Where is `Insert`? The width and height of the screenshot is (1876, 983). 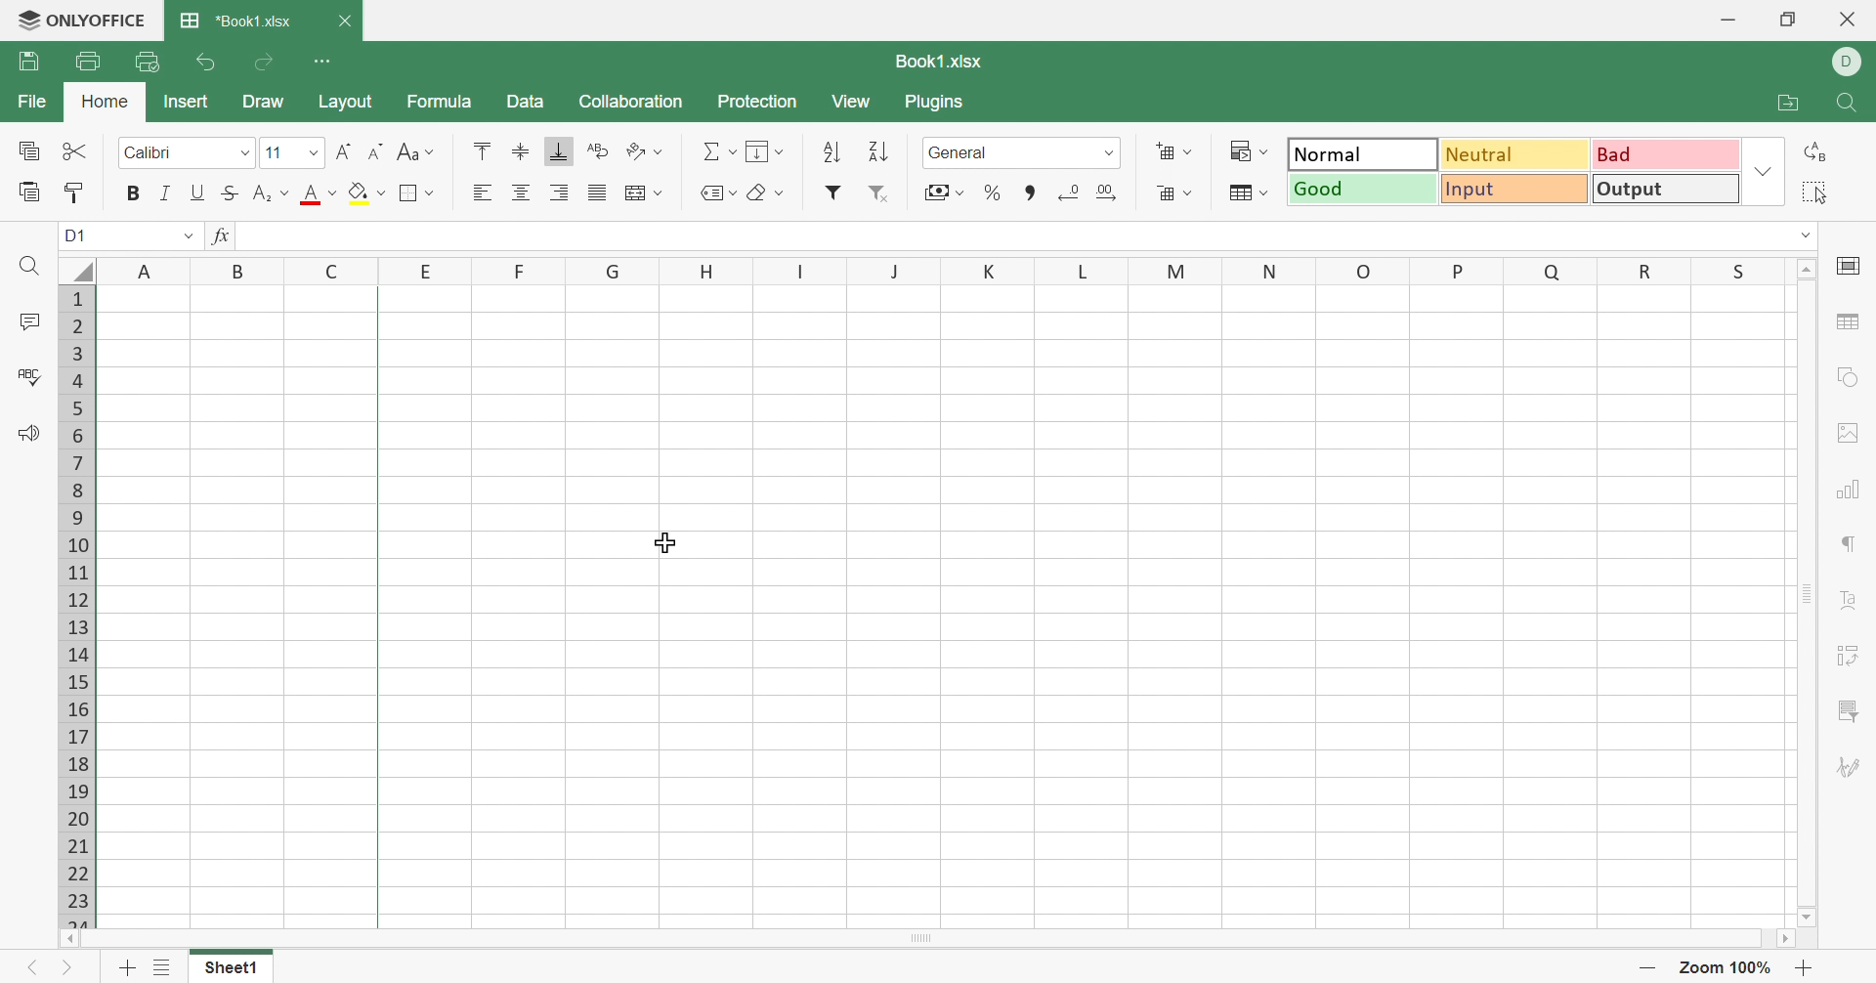
Insert is located at coordinates (188, 102).